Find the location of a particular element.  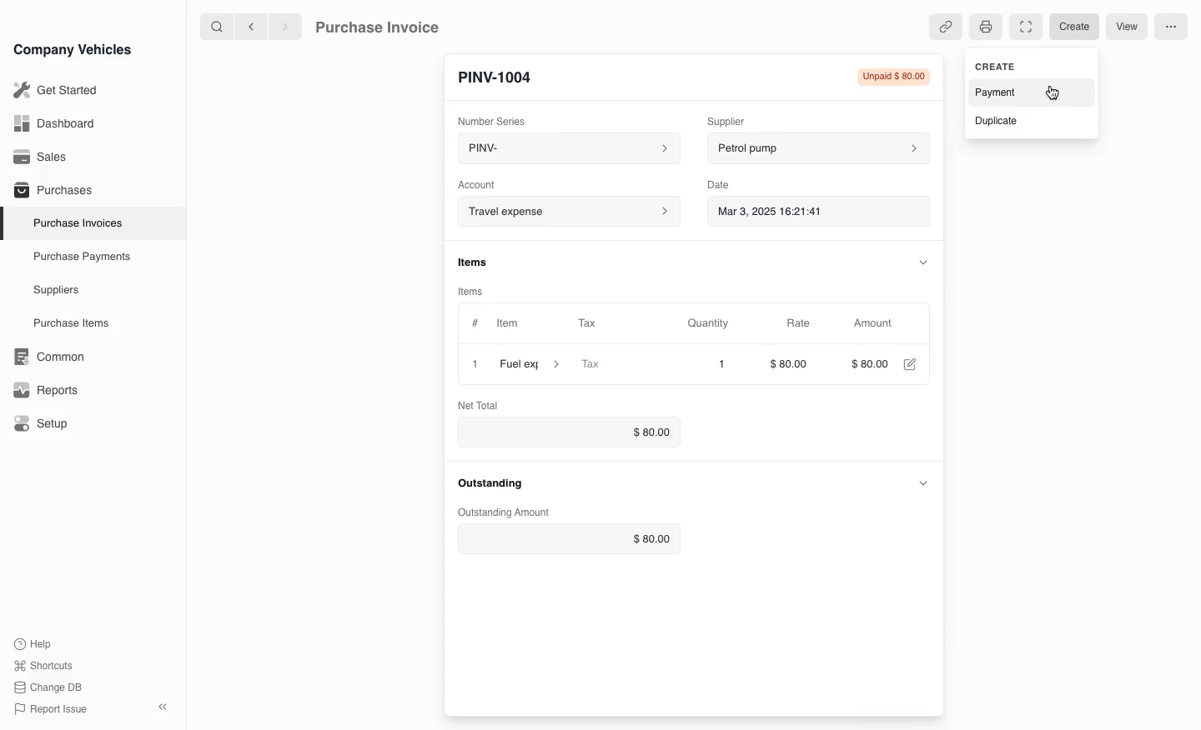

Net Total is located at coordinates (481, 404).